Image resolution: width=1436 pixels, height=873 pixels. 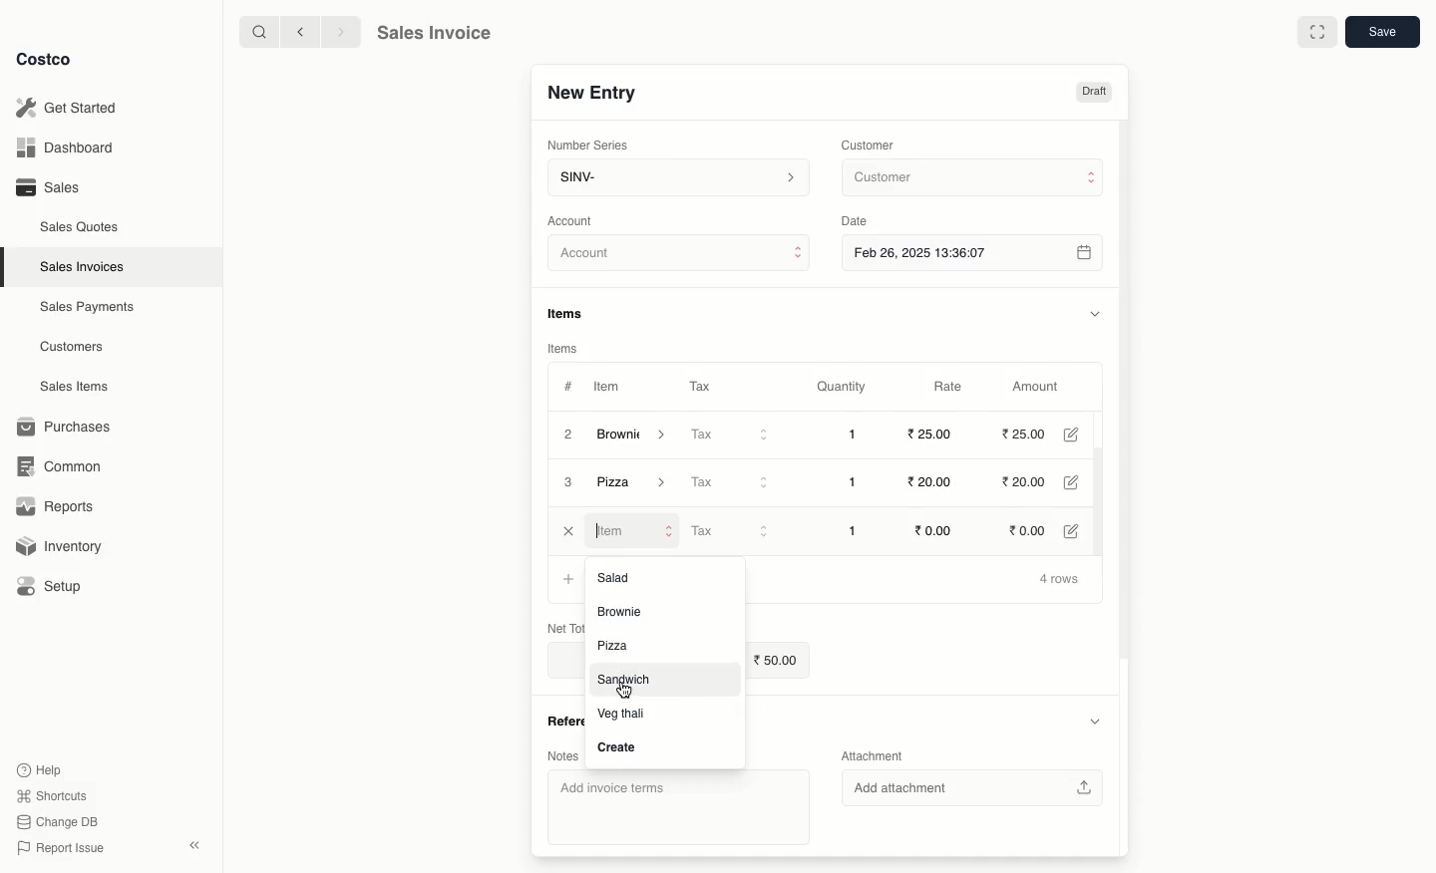 I want to click on Sales Invoices, so click(x=83, y=267).